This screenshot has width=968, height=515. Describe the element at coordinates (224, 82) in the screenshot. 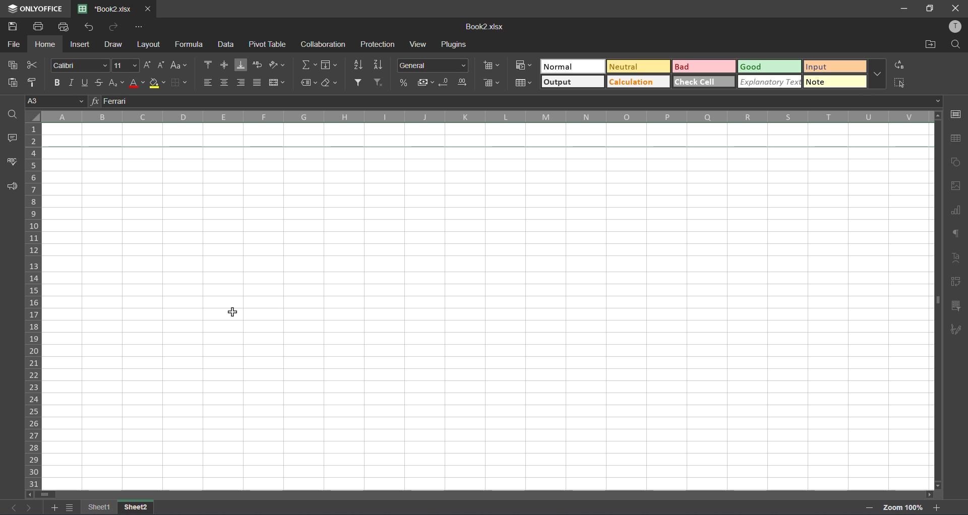

I see `align center` at that location.